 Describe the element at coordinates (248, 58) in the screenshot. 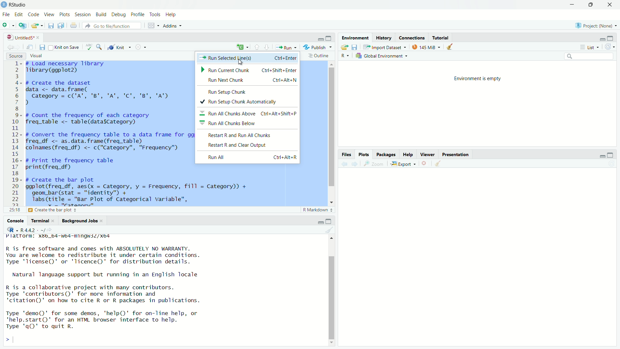

I see `Run Selected Lne(s) Ctrl+Enter` at that location.